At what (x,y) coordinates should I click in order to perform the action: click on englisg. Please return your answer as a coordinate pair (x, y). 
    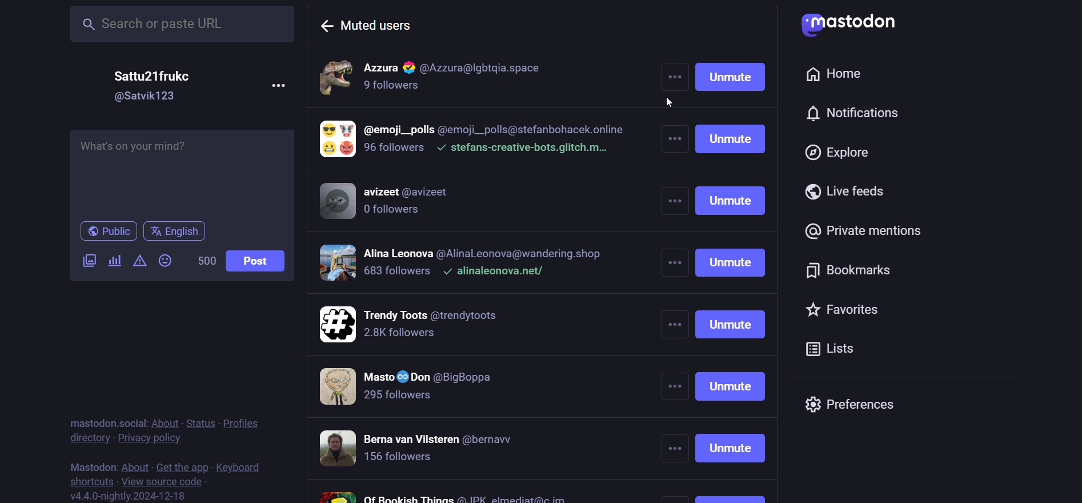
    Looking at the image, I should click on (178, 231).